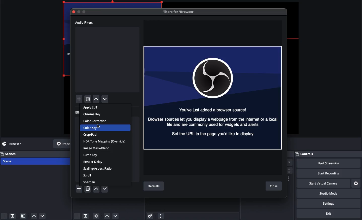  Describe the element at coordinates (93, 114) in the screenshot. I see `Chroma key` at that location.